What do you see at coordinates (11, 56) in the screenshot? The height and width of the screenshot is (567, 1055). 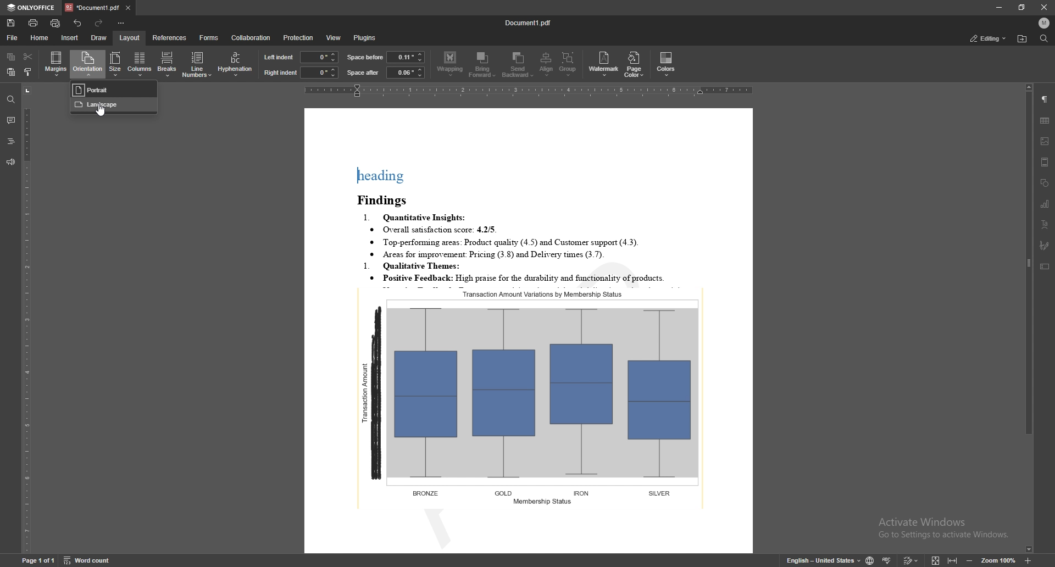 I see `copy` at bounding box center [11, 56].